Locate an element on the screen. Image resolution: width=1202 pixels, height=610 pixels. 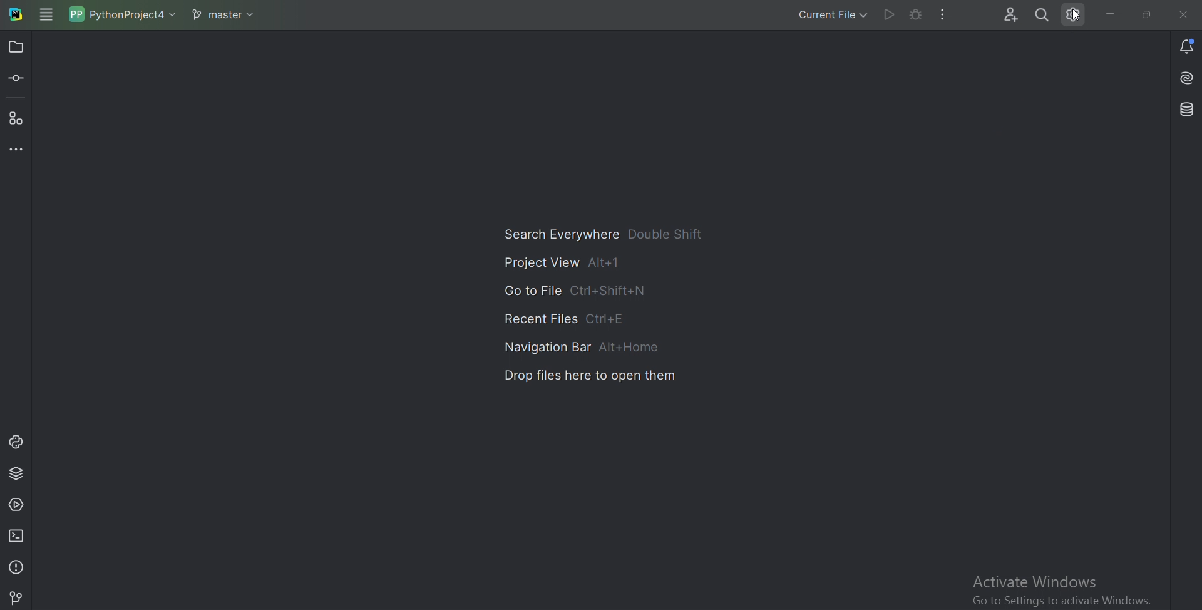
More tool windows is located at coordinates (16, 149).